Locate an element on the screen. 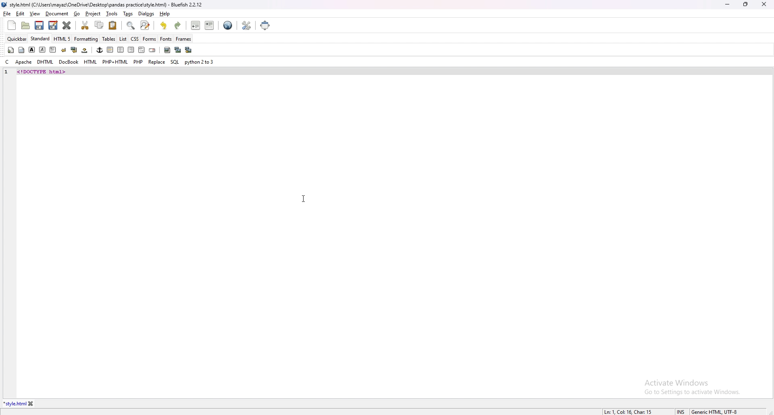 This screenshot has width=774, height=415. php is located at coordinates (138, 62).